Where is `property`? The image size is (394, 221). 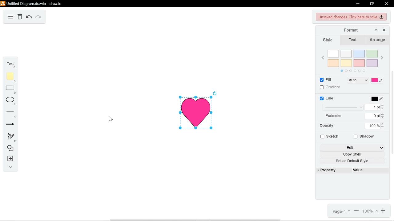 property is located at coordinates (329, 170).